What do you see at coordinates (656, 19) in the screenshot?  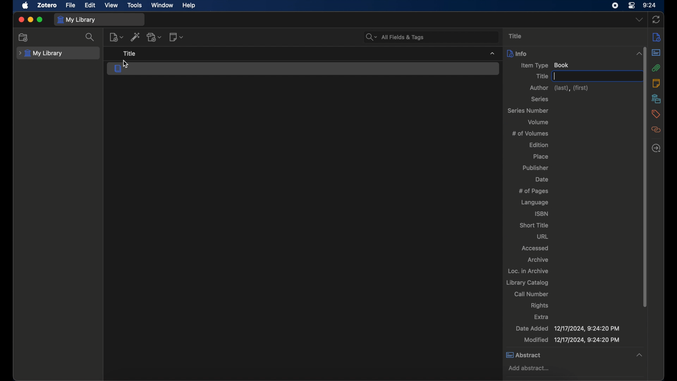 I see `sync` at bounding box center [656, 19].